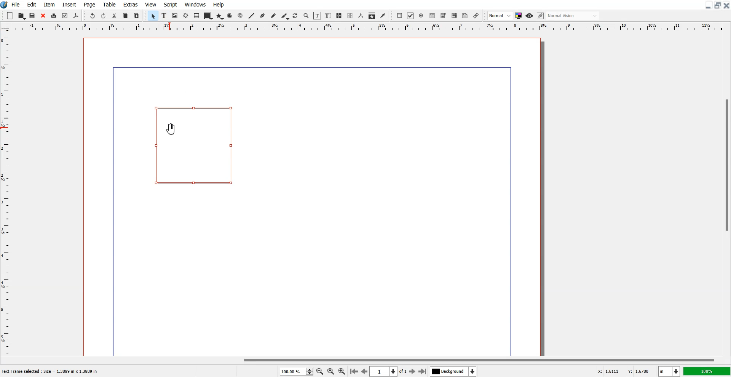 Image resolution: width=731 pixels, height=377 pixels. I want to click on Extras, so click(131, 4).